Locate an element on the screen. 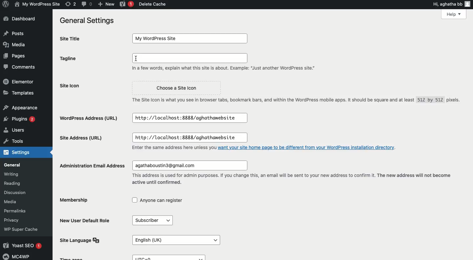 This screenshot has width=473, height=260. Subscriber is located at coordinates (152, 220).